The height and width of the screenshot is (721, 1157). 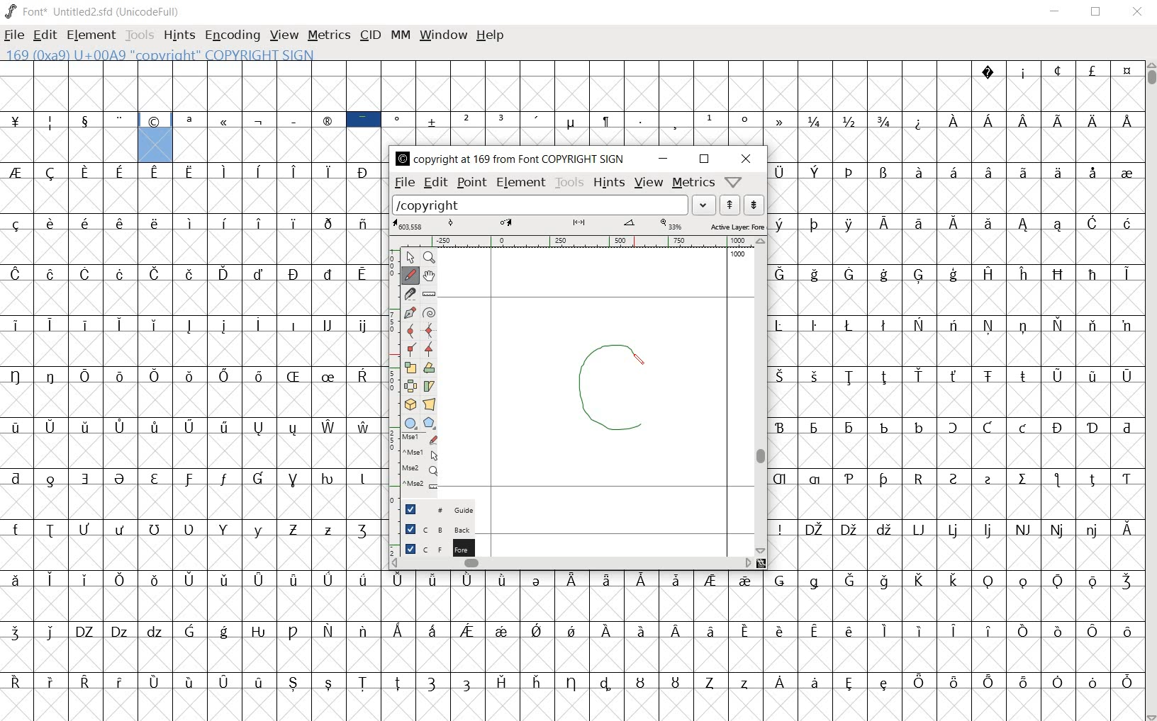 I want to click on scrollbar, so click(x=571, y=562).